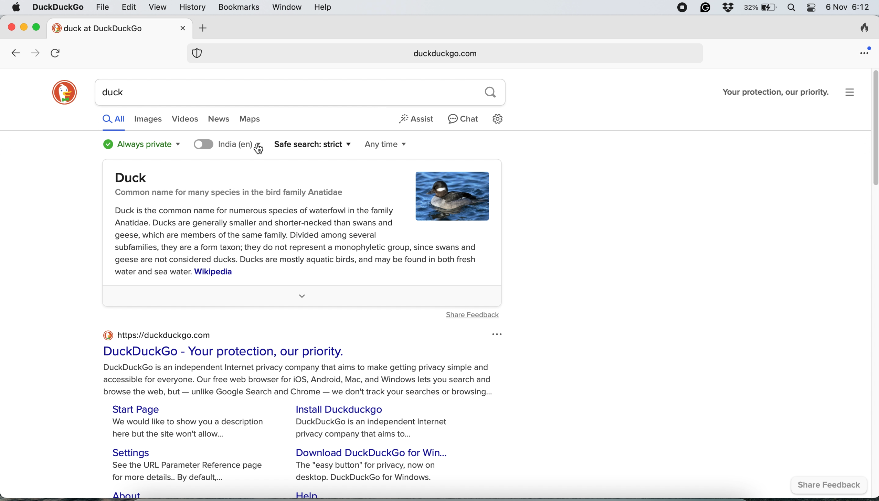 The width and height of the screenshot is (879, 501). What do you see at coordinates (495, 334) in the screenshot?
I see `options` at bounding box center [495, 334].